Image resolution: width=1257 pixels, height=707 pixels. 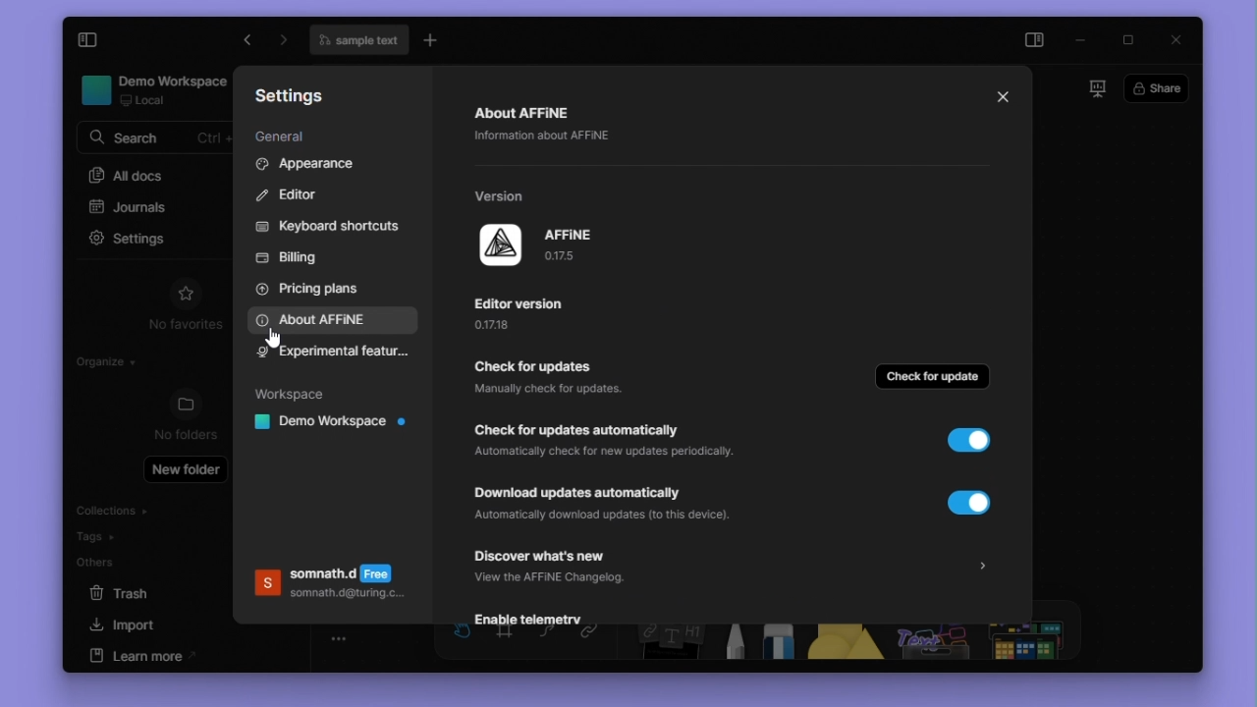 What do you see at coordinates (290, 136) in the screenshot?
I see `General` at bounding box center [290, 136].